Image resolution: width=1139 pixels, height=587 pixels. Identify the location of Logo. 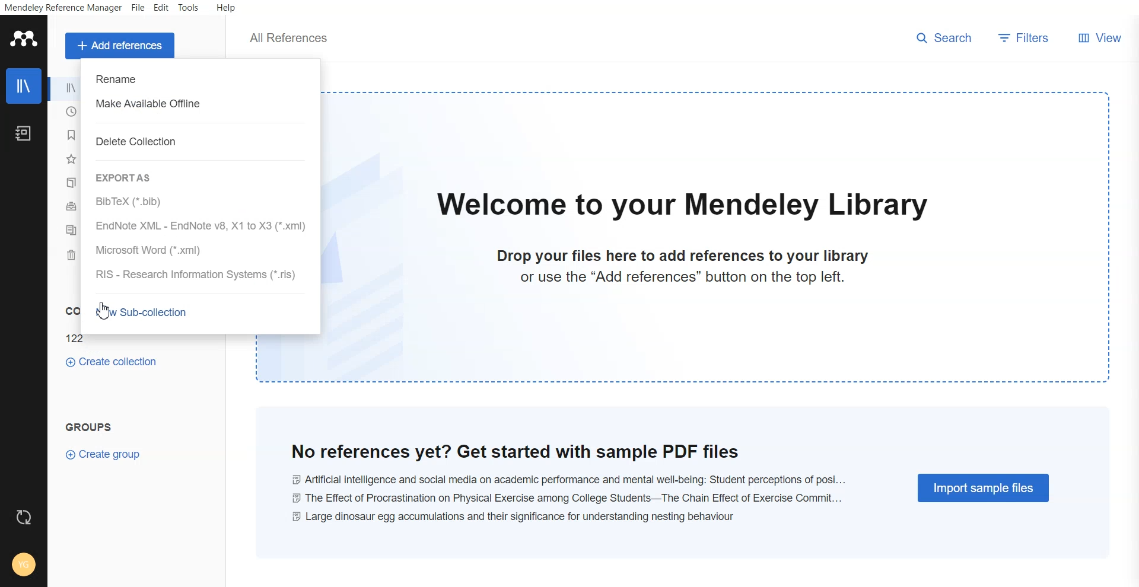
(24, 38).